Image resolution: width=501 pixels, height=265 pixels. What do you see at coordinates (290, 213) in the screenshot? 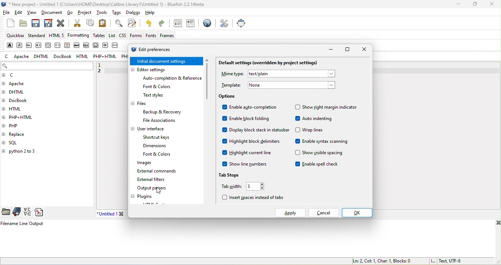
I see `apply` at bounding box center [290, 213].